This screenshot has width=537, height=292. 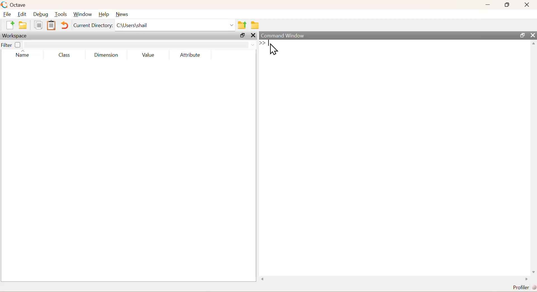 I want to click on New script, so click(x=10, y=26).